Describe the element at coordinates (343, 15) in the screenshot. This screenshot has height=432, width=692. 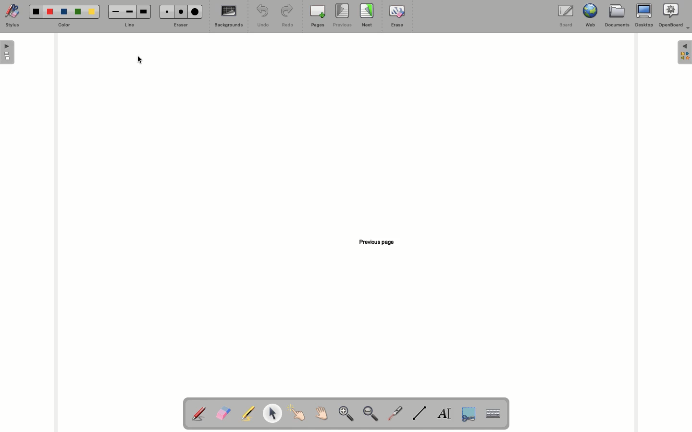
I see `Previous` at that location.